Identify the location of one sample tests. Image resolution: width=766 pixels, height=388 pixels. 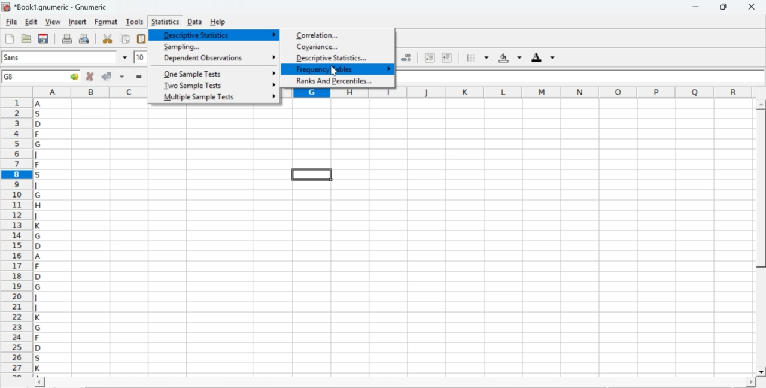
(194, 74).